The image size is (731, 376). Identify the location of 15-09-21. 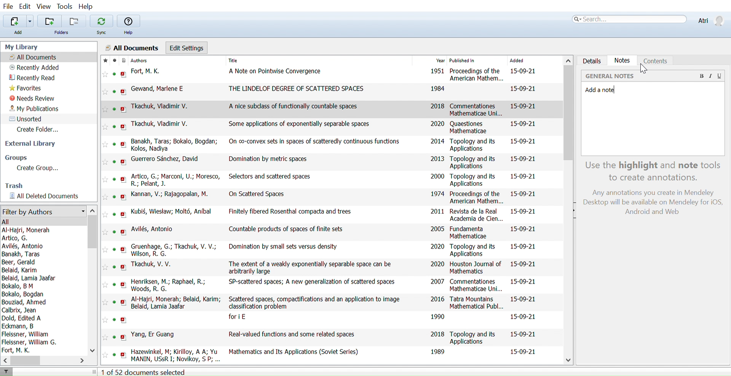
(525, 299).